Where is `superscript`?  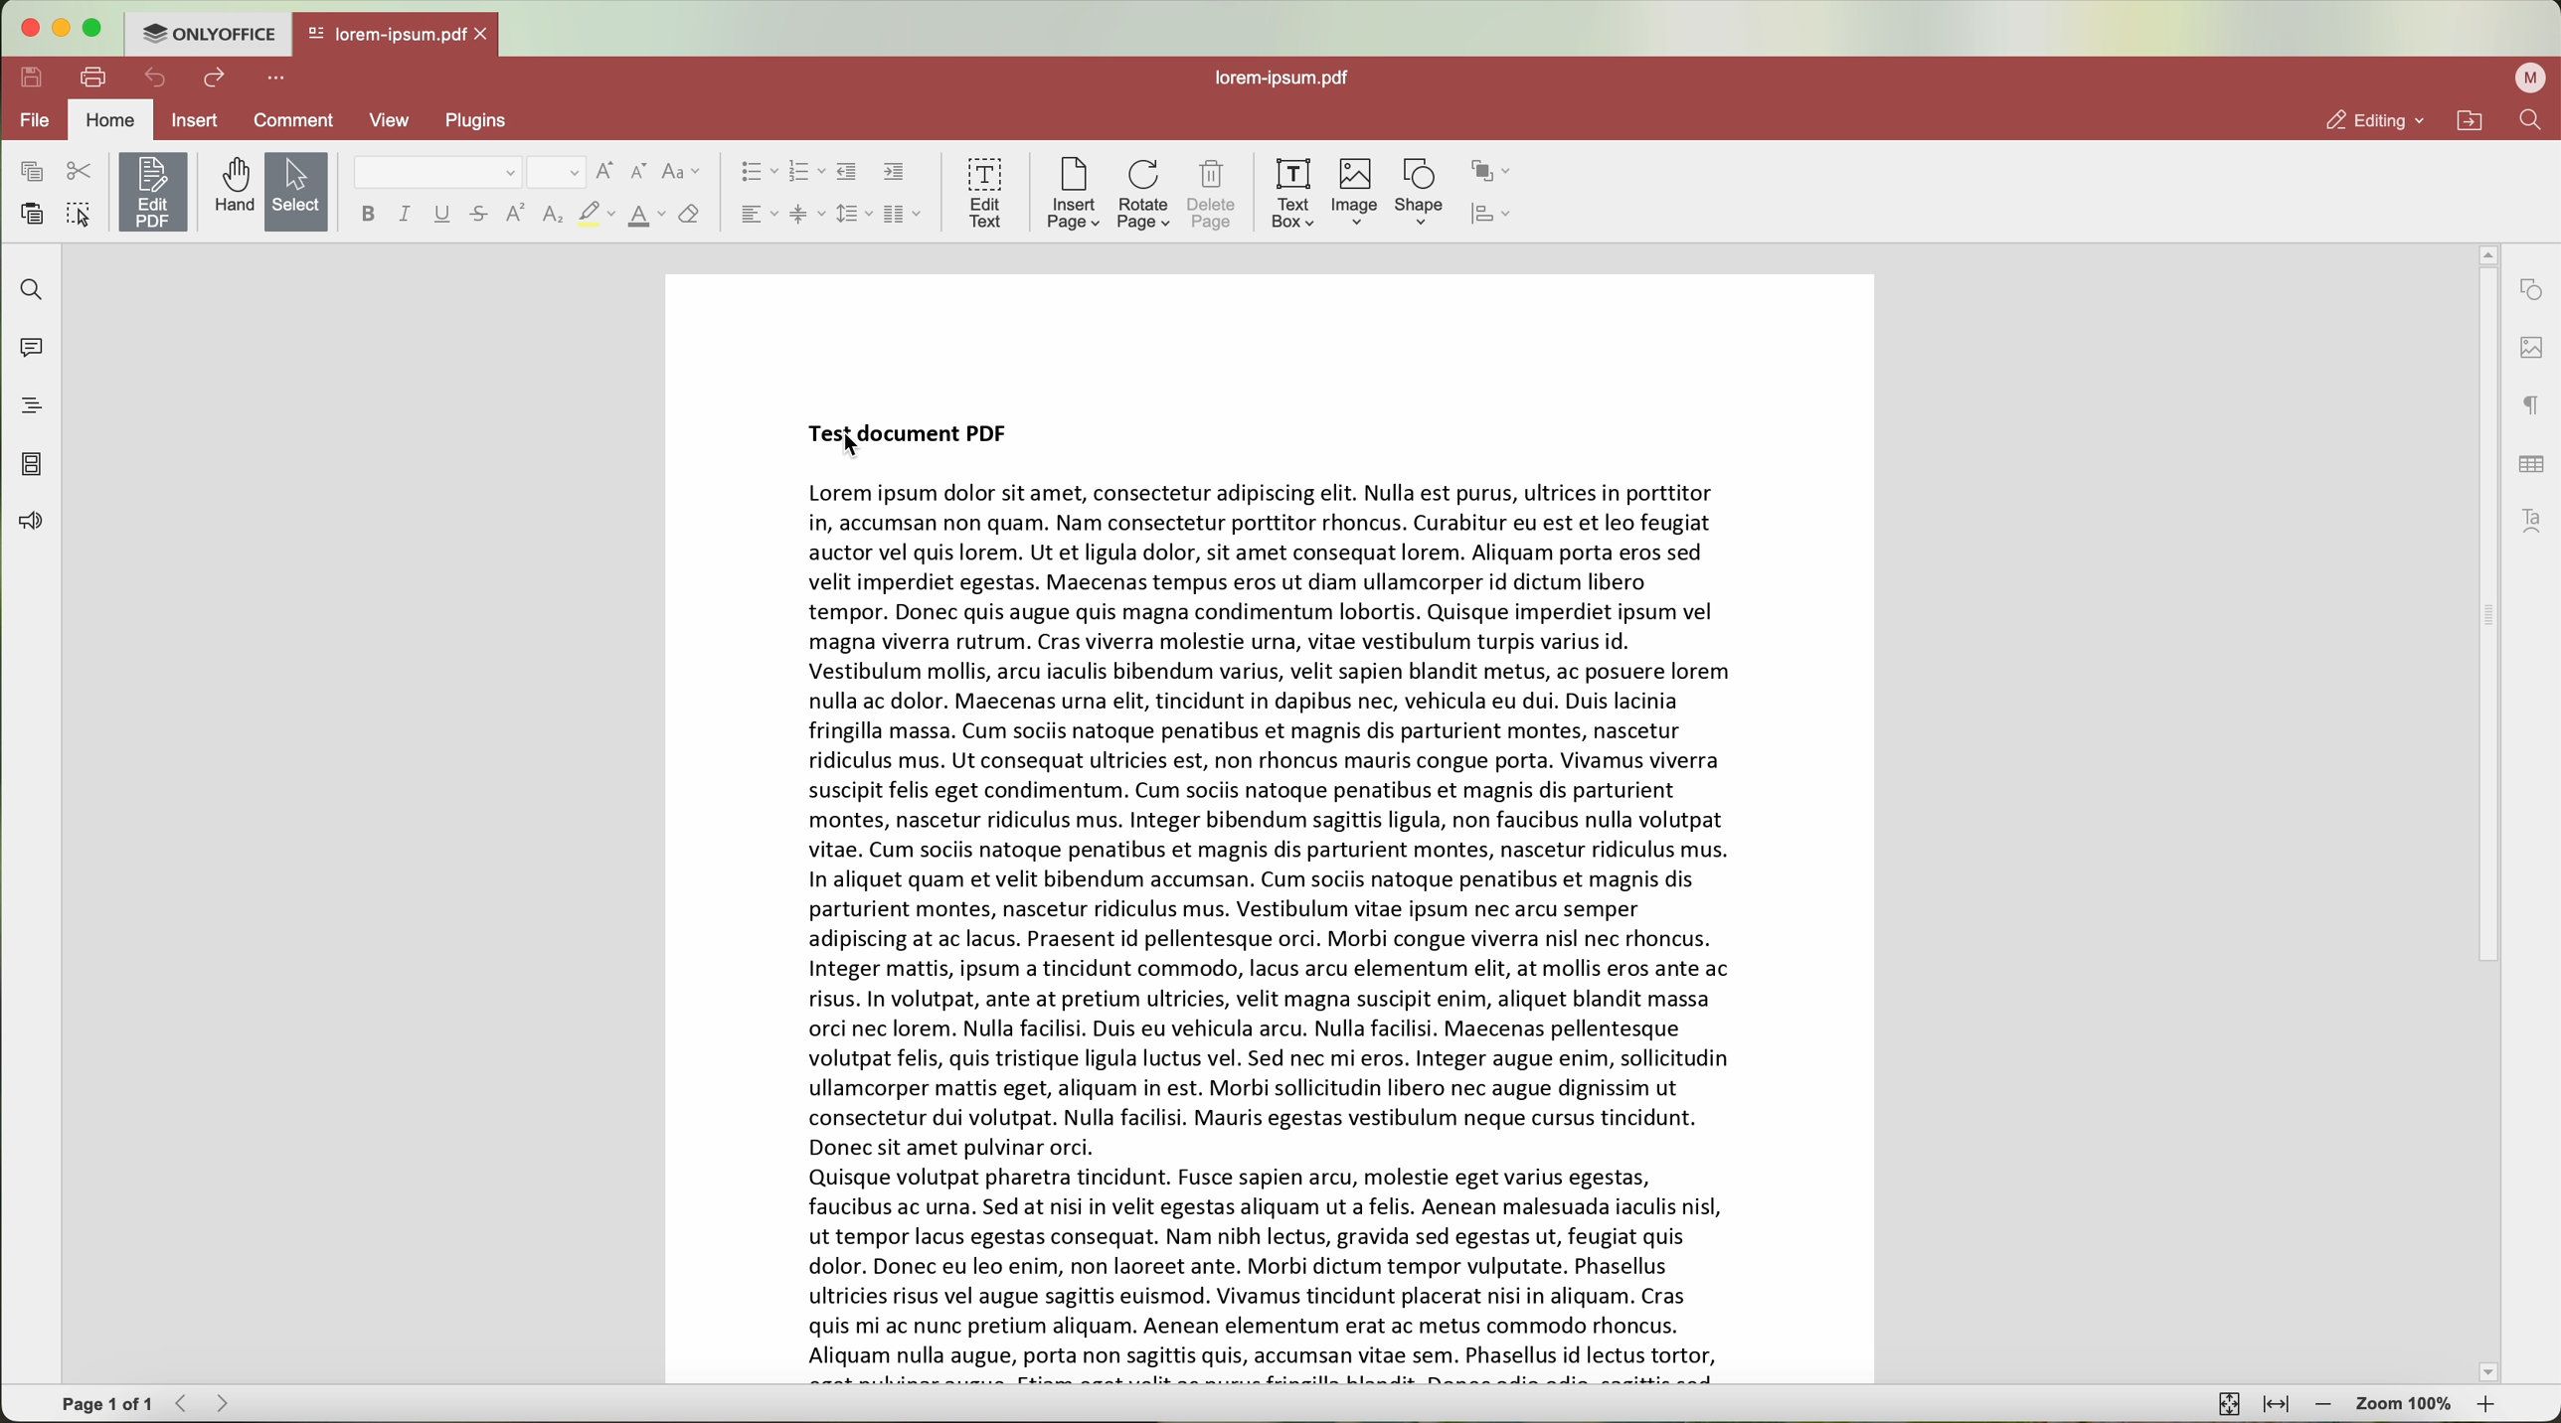 superscript is located at coordinates (514, 214).